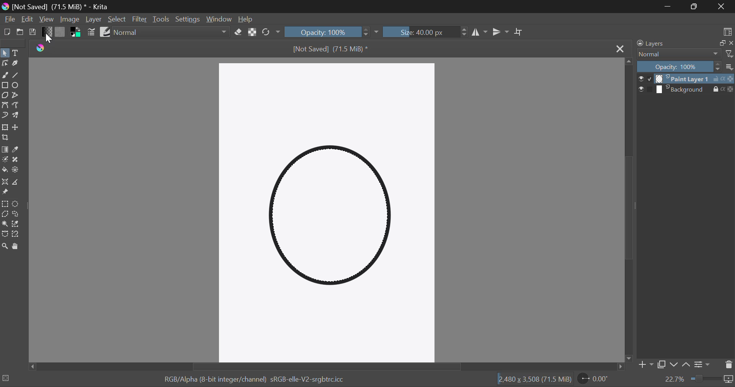  What do you see at coordinates (427, 31) in the screenshot?
I see `Brush Size` at bounding box center [427, 31].